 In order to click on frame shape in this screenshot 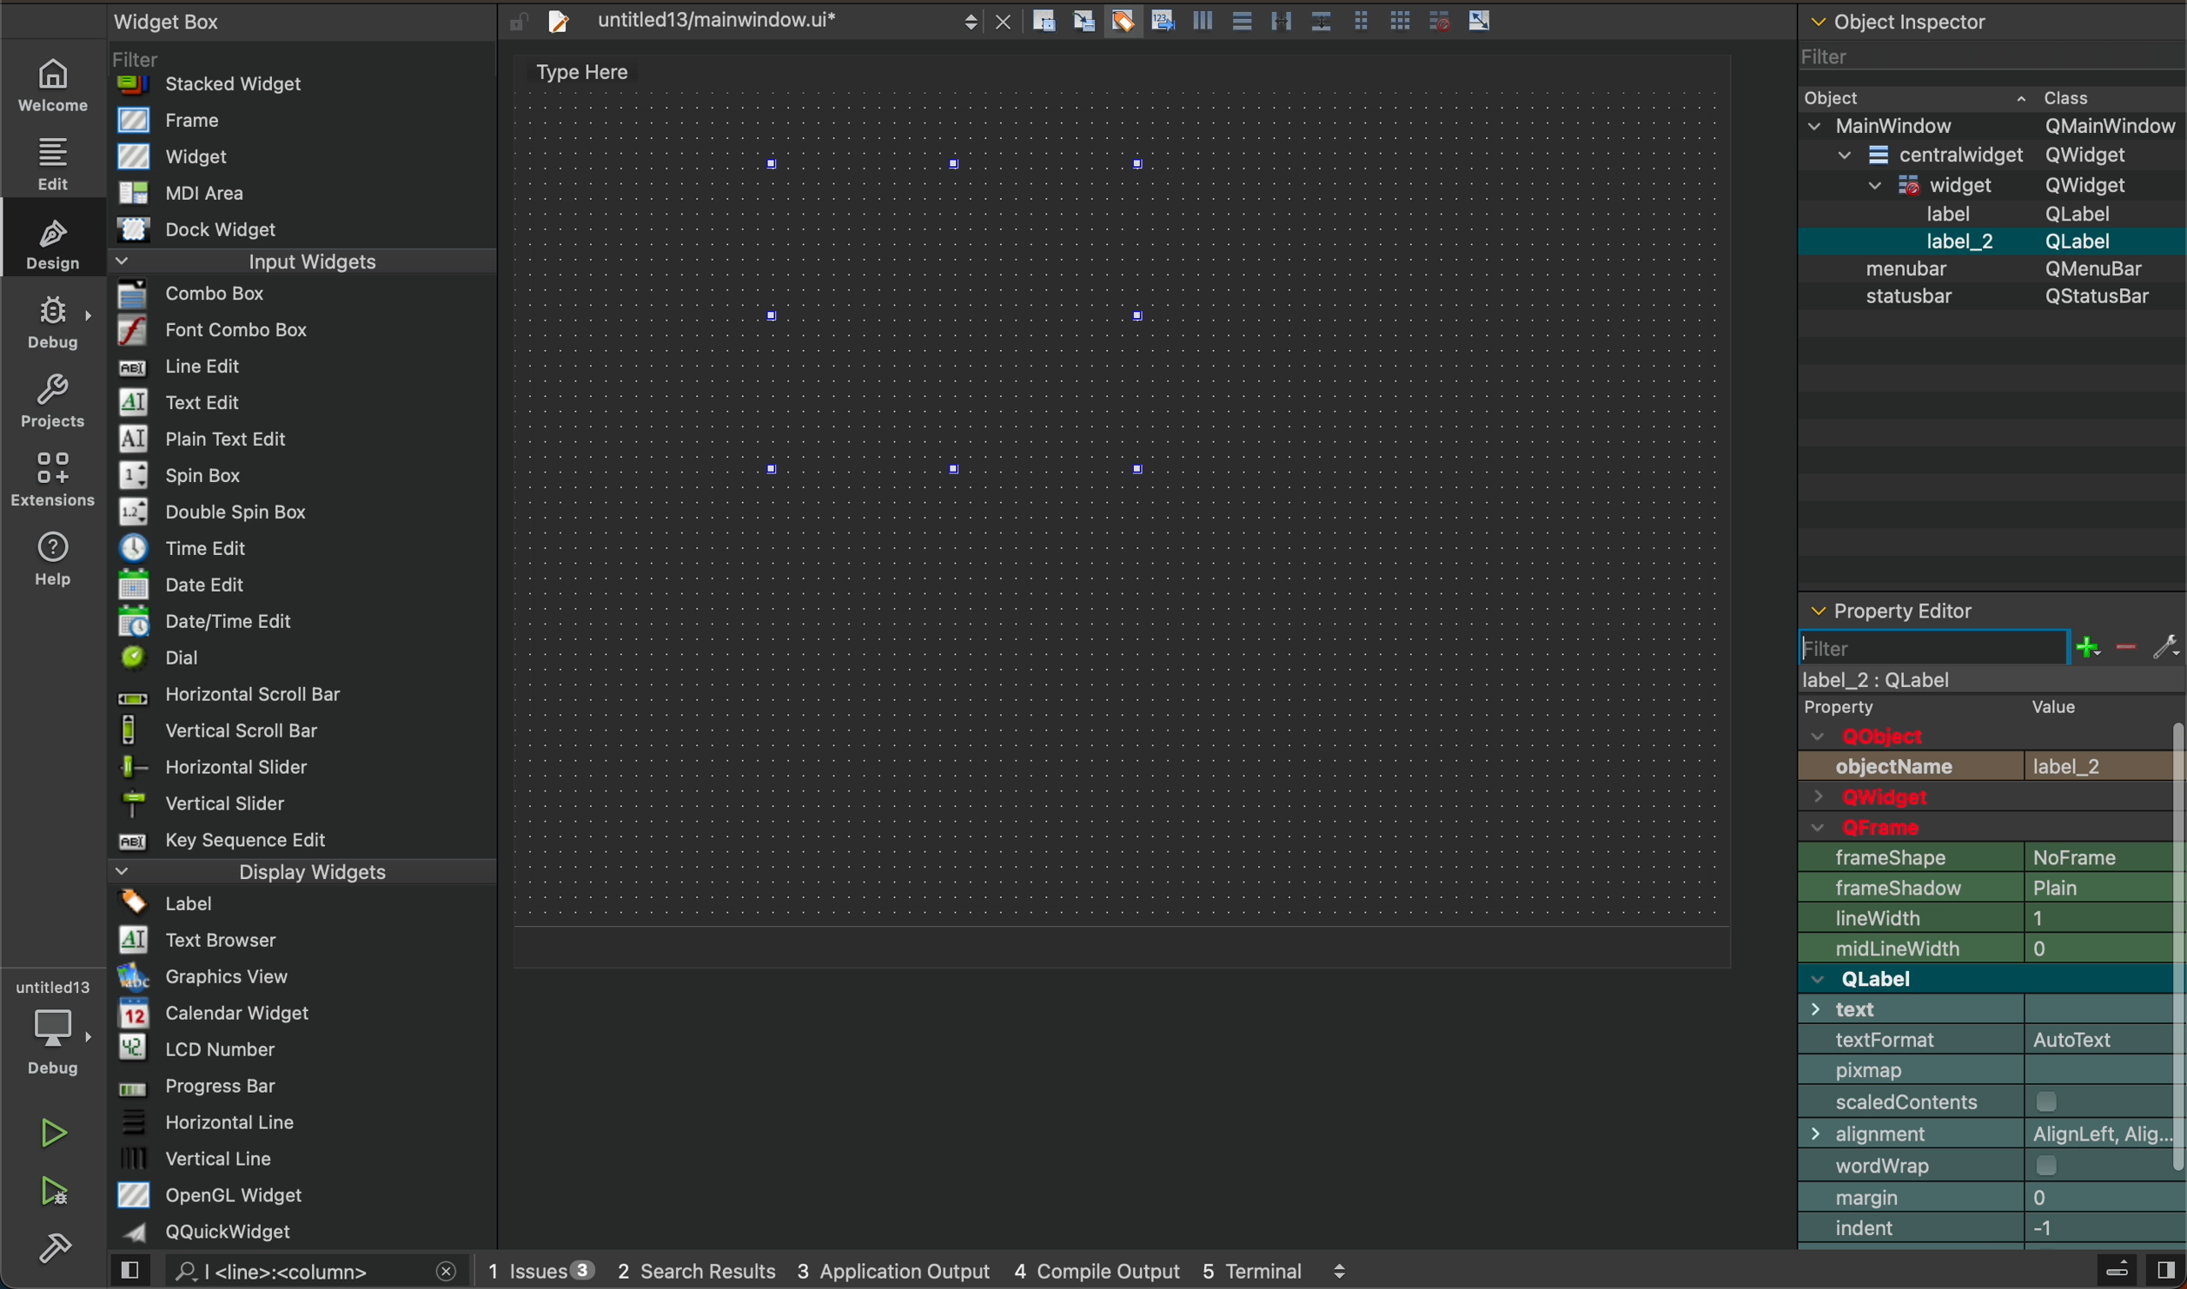, I will do `click(1990, 858)`.